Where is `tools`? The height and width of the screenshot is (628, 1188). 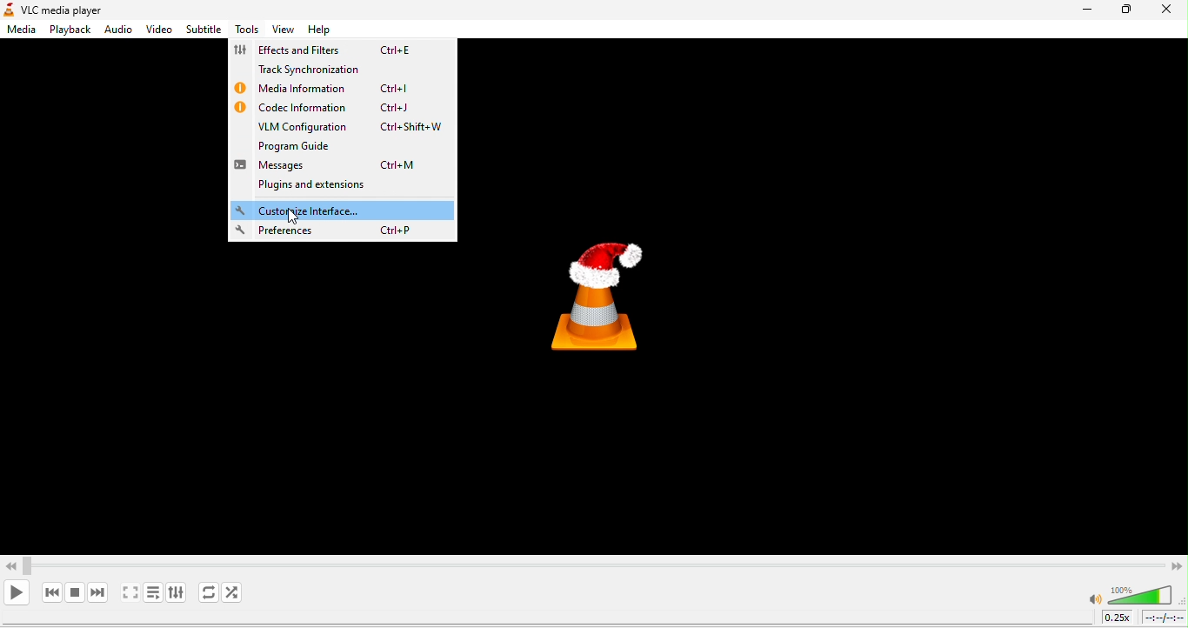 tools is located at coordinates (245, 30).